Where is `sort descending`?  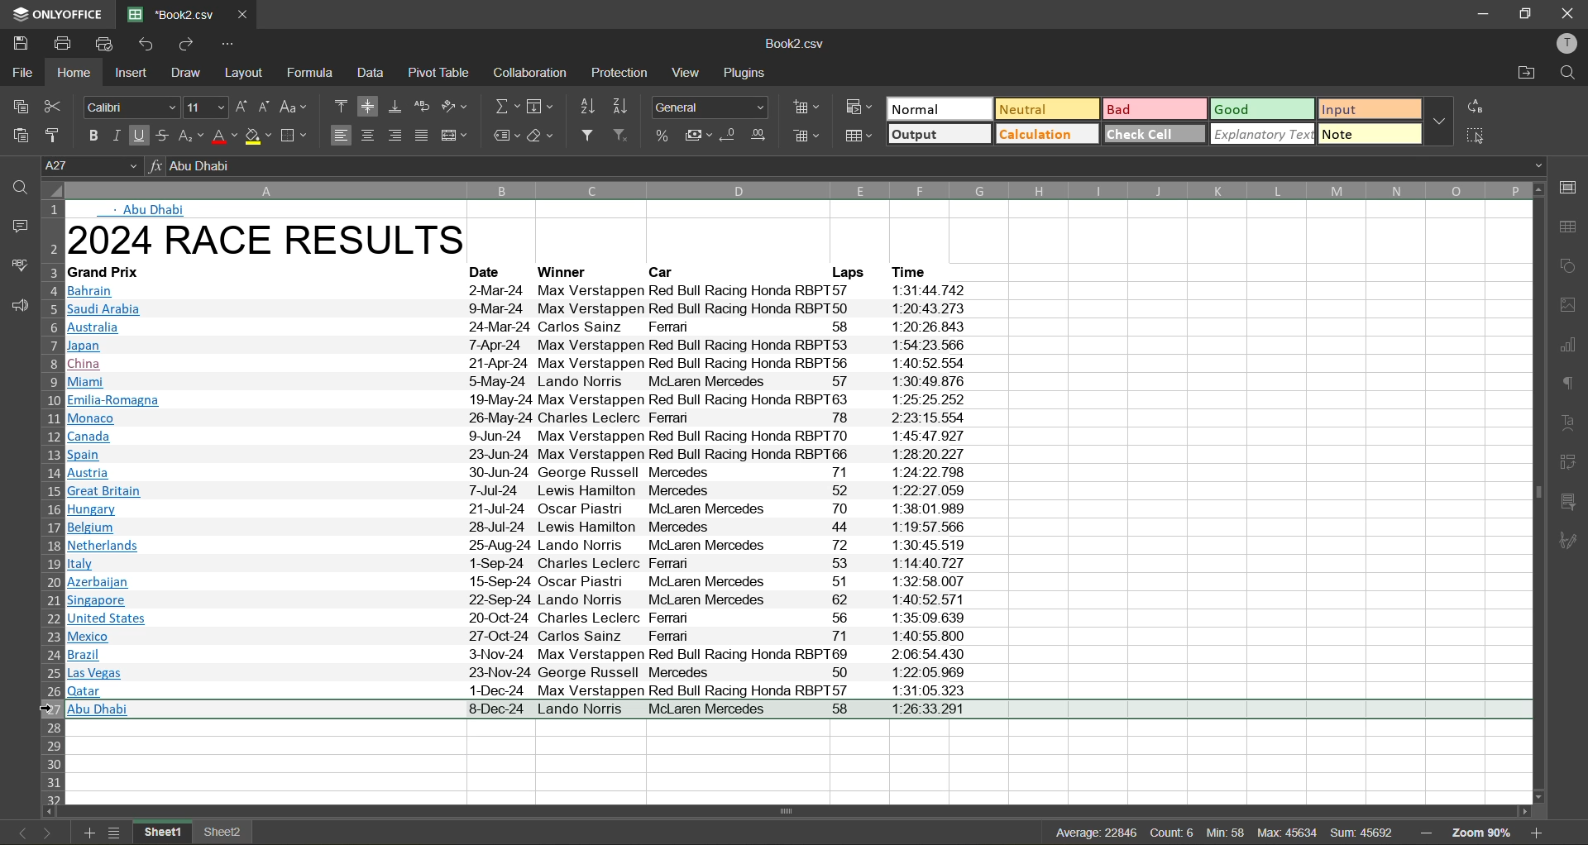
sort descending is located at coordinates (620, 107).